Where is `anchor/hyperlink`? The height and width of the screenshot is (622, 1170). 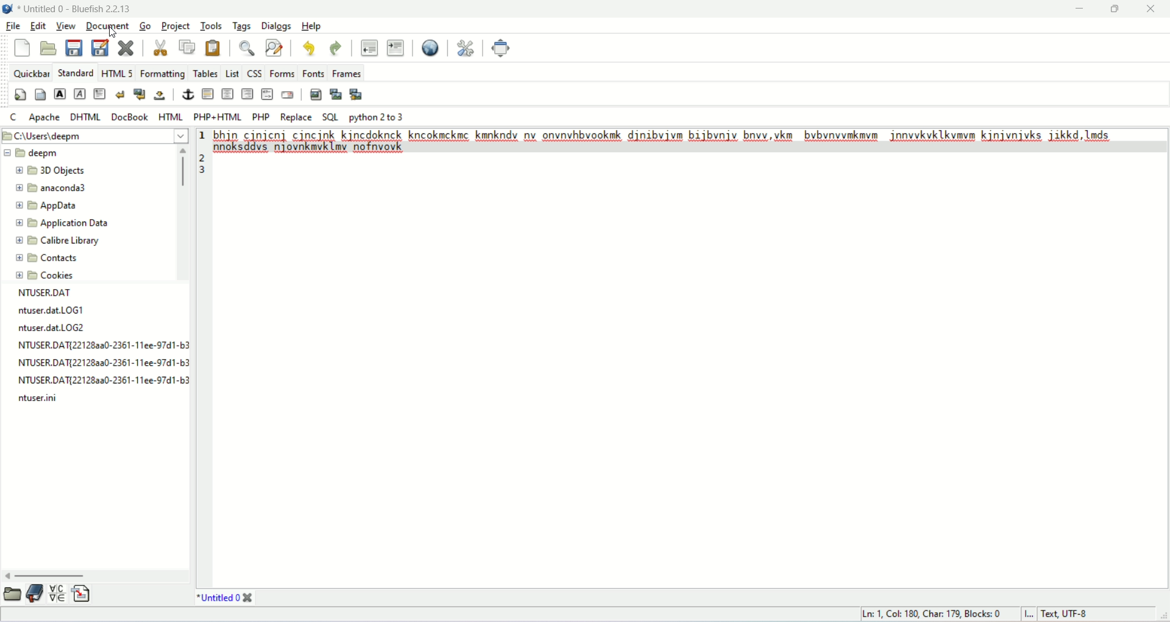 anchor/hyperlink is located at coordinates (188, 96).